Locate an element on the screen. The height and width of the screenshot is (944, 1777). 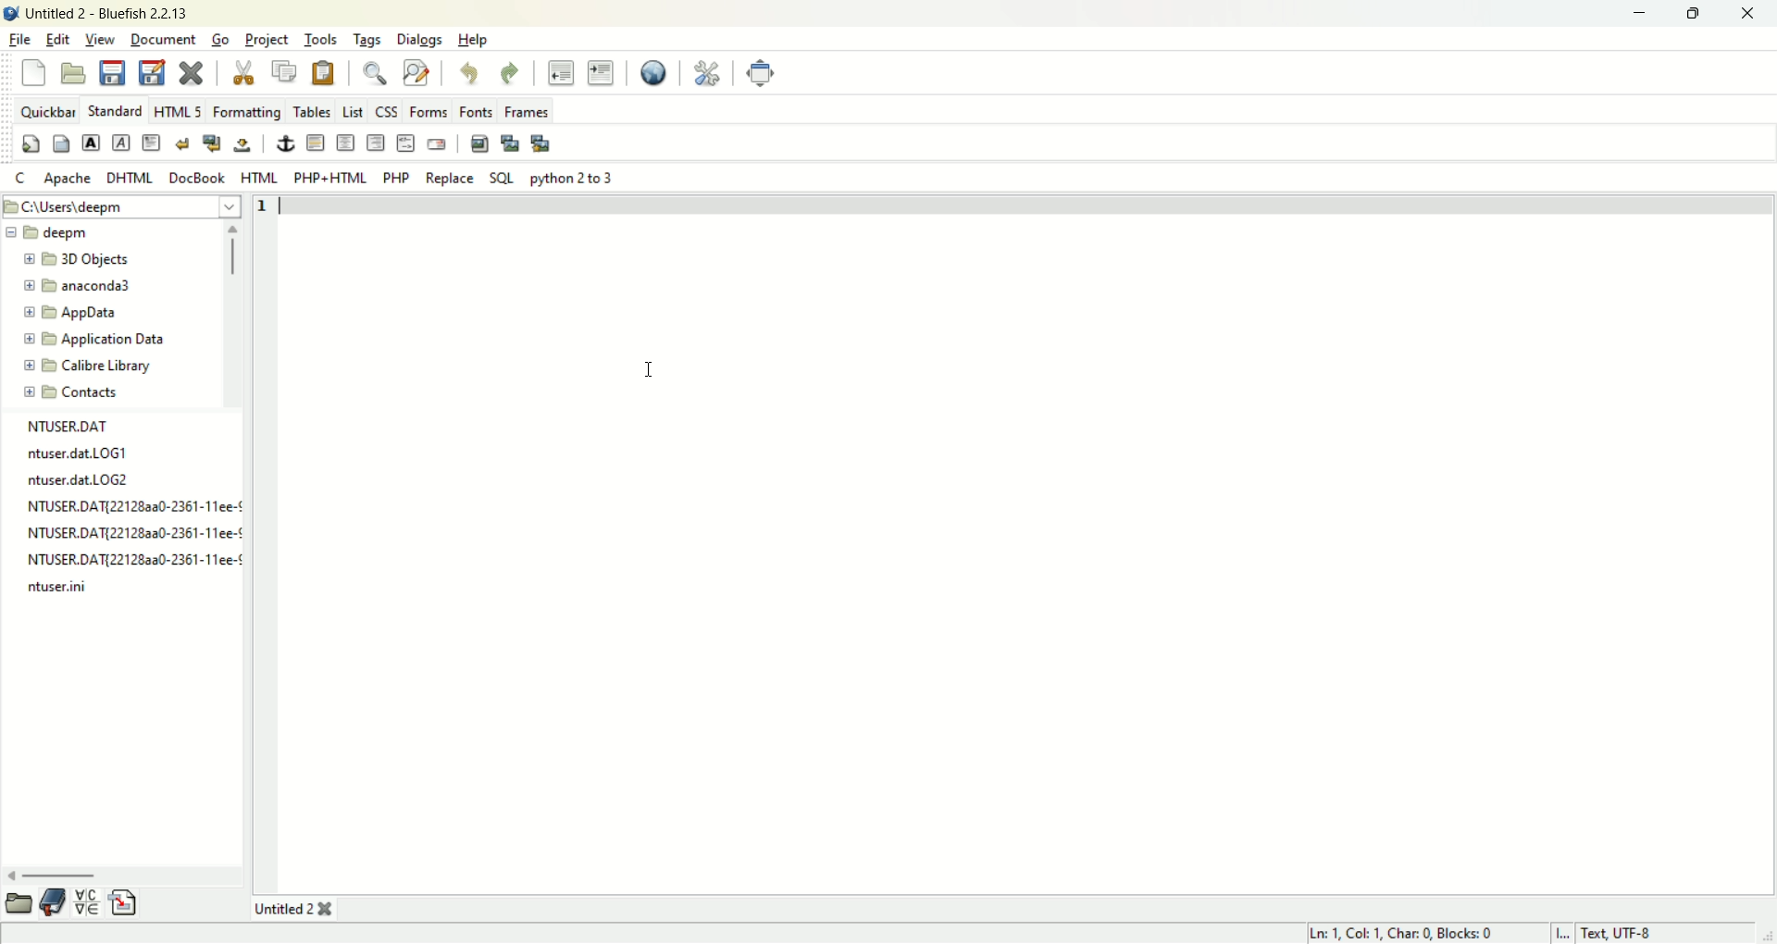
maximize is located at coordinates (1693, 14).